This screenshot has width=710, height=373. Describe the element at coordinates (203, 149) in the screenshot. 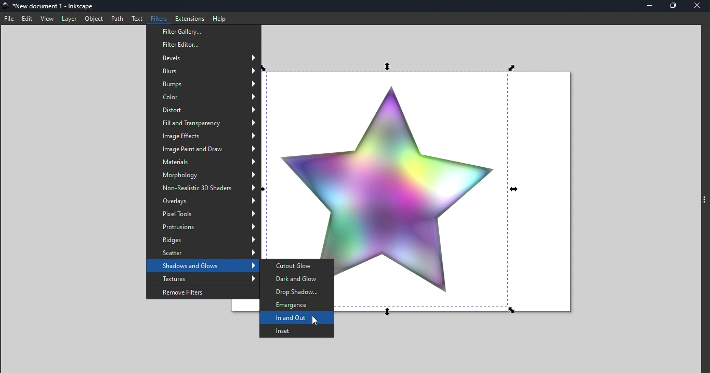

I see `Image paint and Draw` at that location.